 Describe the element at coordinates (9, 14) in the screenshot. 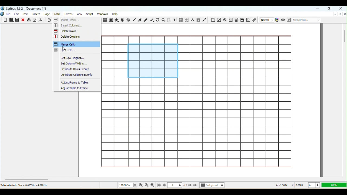

I see `File` at that location.